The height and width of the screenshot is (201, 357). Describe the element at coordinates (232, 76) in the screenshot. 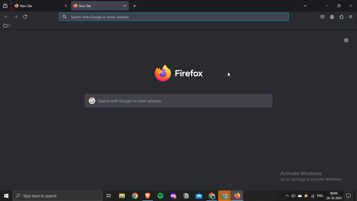

I see `pointer cursor` at that location.